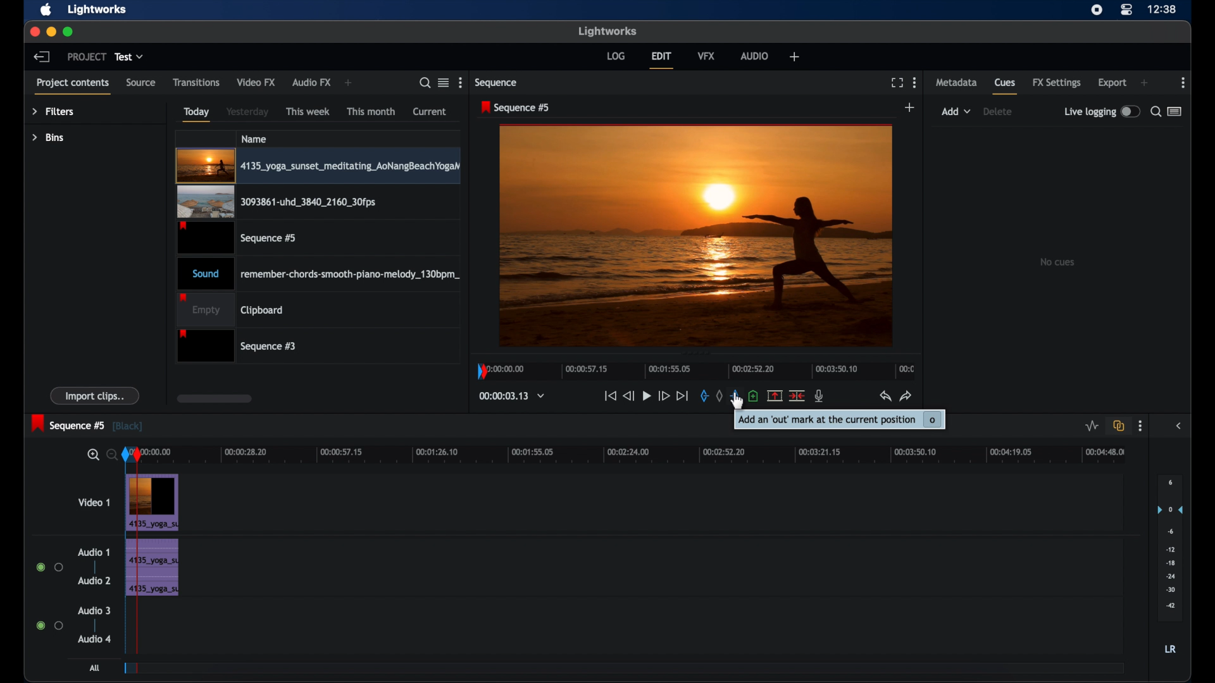  What do you see at coordinates (1171, 649) in the screenshot?
I see `lr` at bounding box center [1171, 649].